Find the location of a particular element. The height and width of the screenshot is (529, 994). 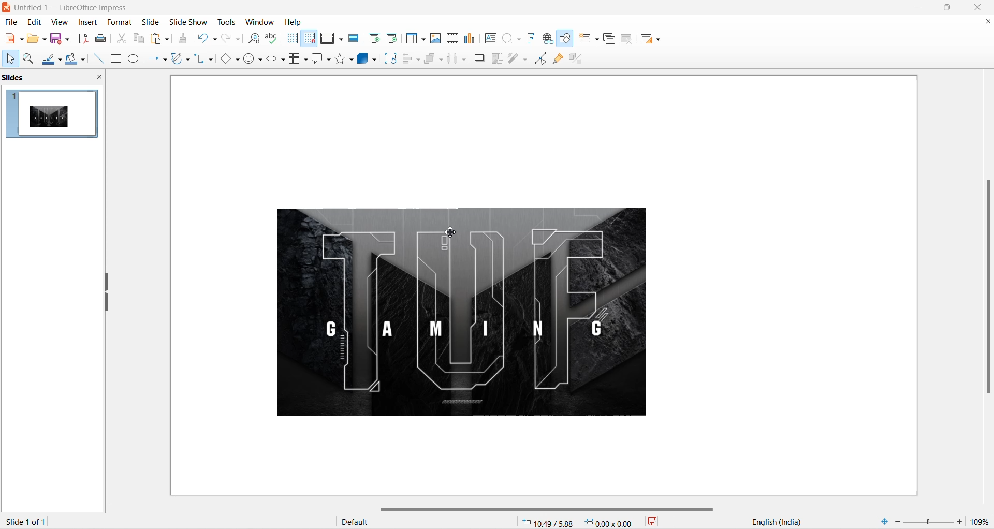

slide is located at coordinates (151, 22).